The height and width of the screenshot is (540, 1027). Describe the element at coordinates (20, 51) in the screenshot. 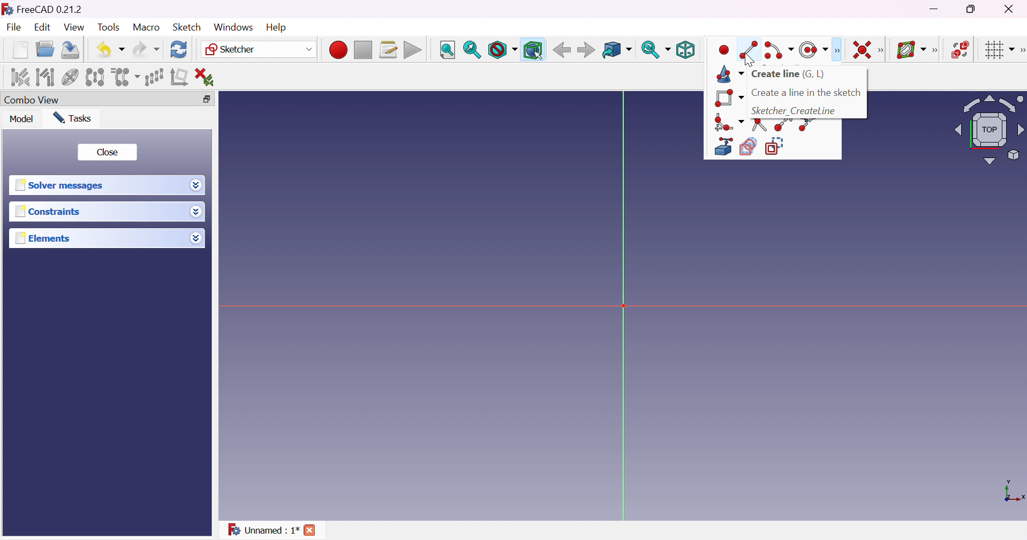

I see `New` at that location.